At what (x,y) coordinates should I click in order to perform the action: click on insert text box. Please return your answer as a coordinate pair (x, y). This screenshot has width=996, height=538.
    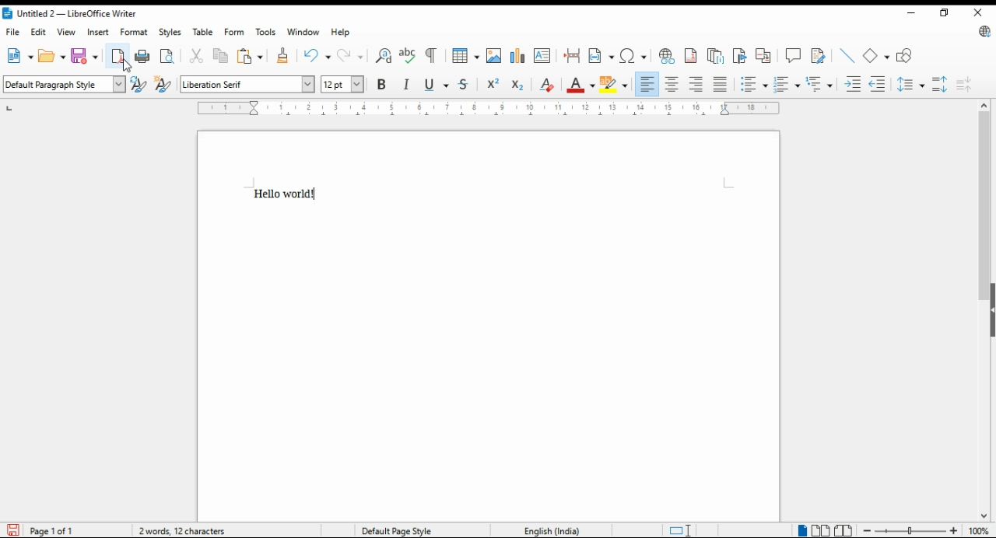
    Looking at the image, I should click on (542, 56).